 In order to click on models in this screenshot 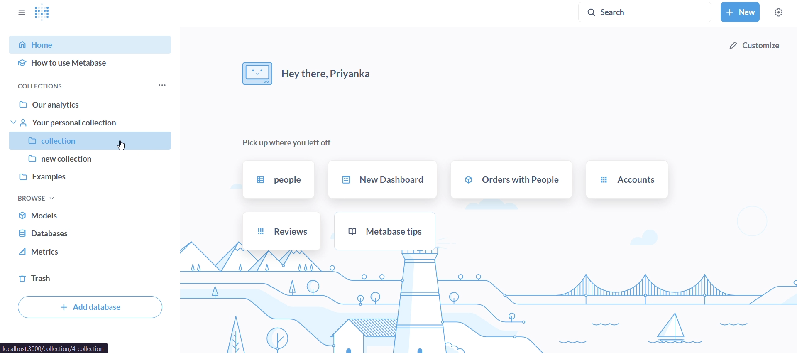, I will do `click(93, 216)`.